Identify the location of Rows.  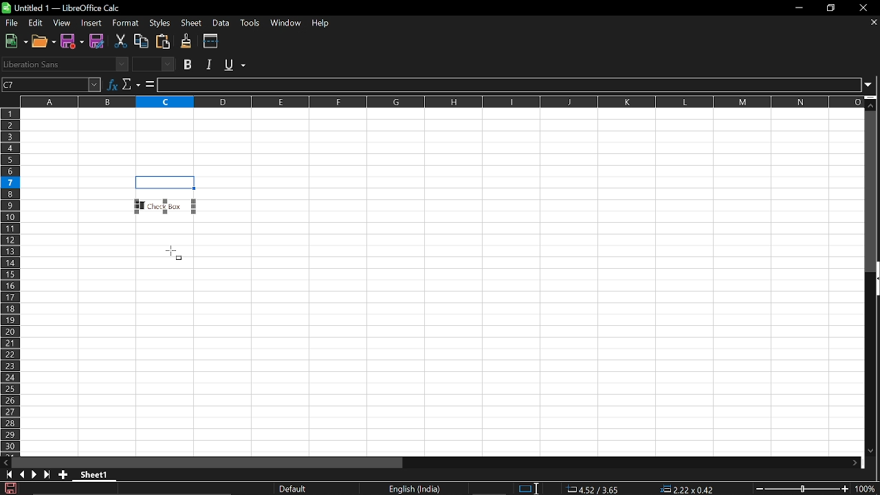
(11, 281).